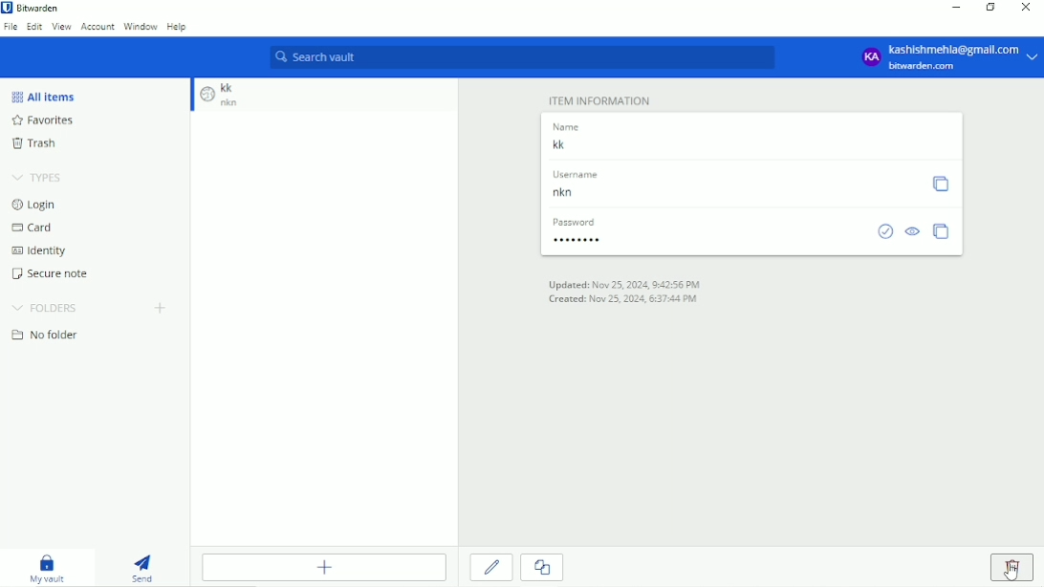  I want to click on logo, so click(207, 98).